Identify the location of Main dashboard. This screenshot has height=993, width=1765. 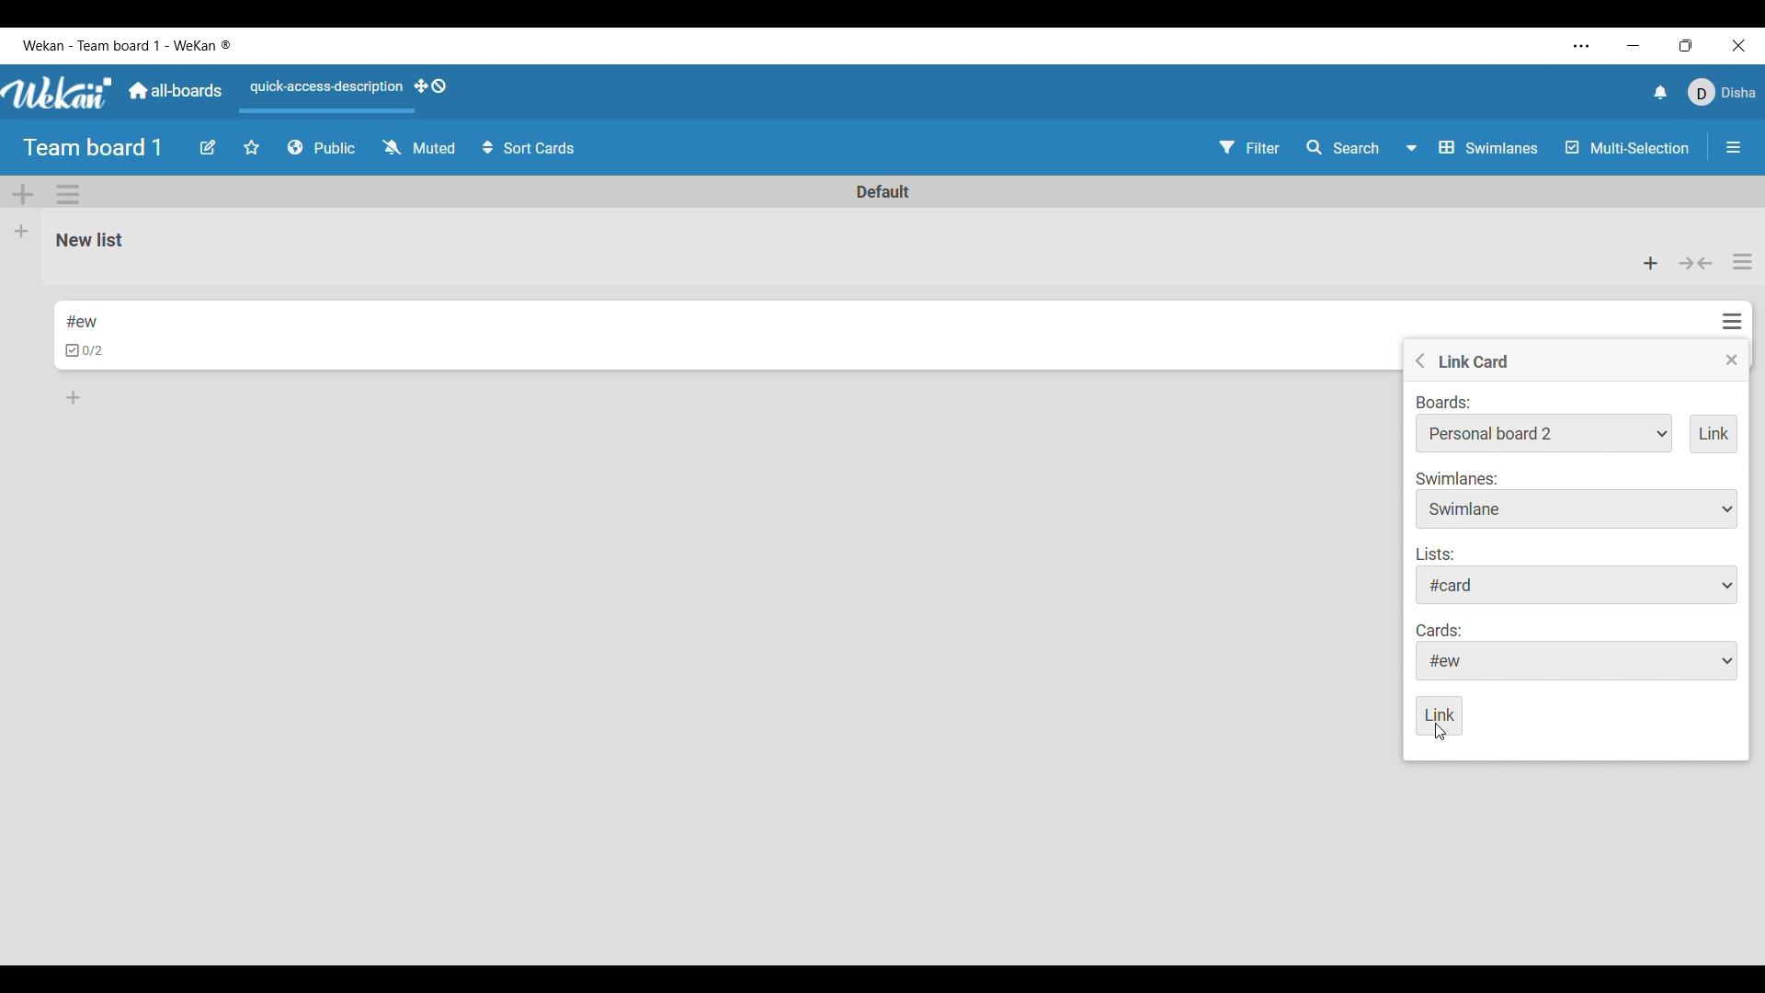
(176, 91).